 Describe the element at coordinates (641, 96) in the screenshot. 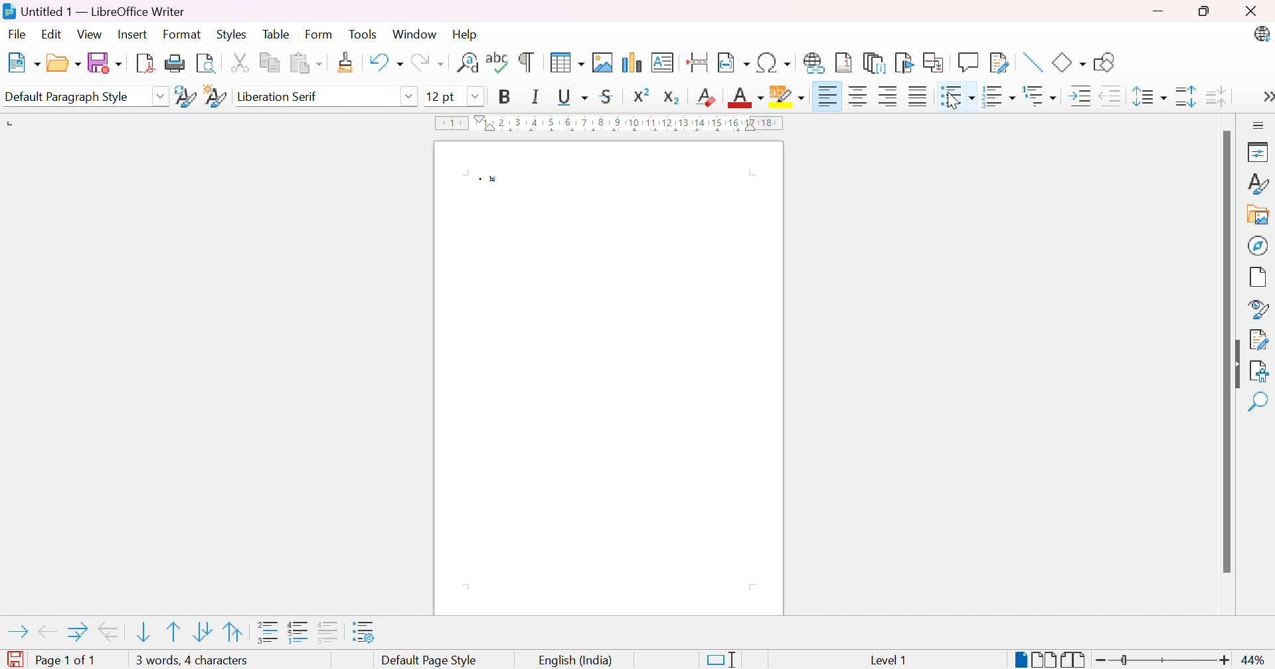

I see `Superscript` at that location.